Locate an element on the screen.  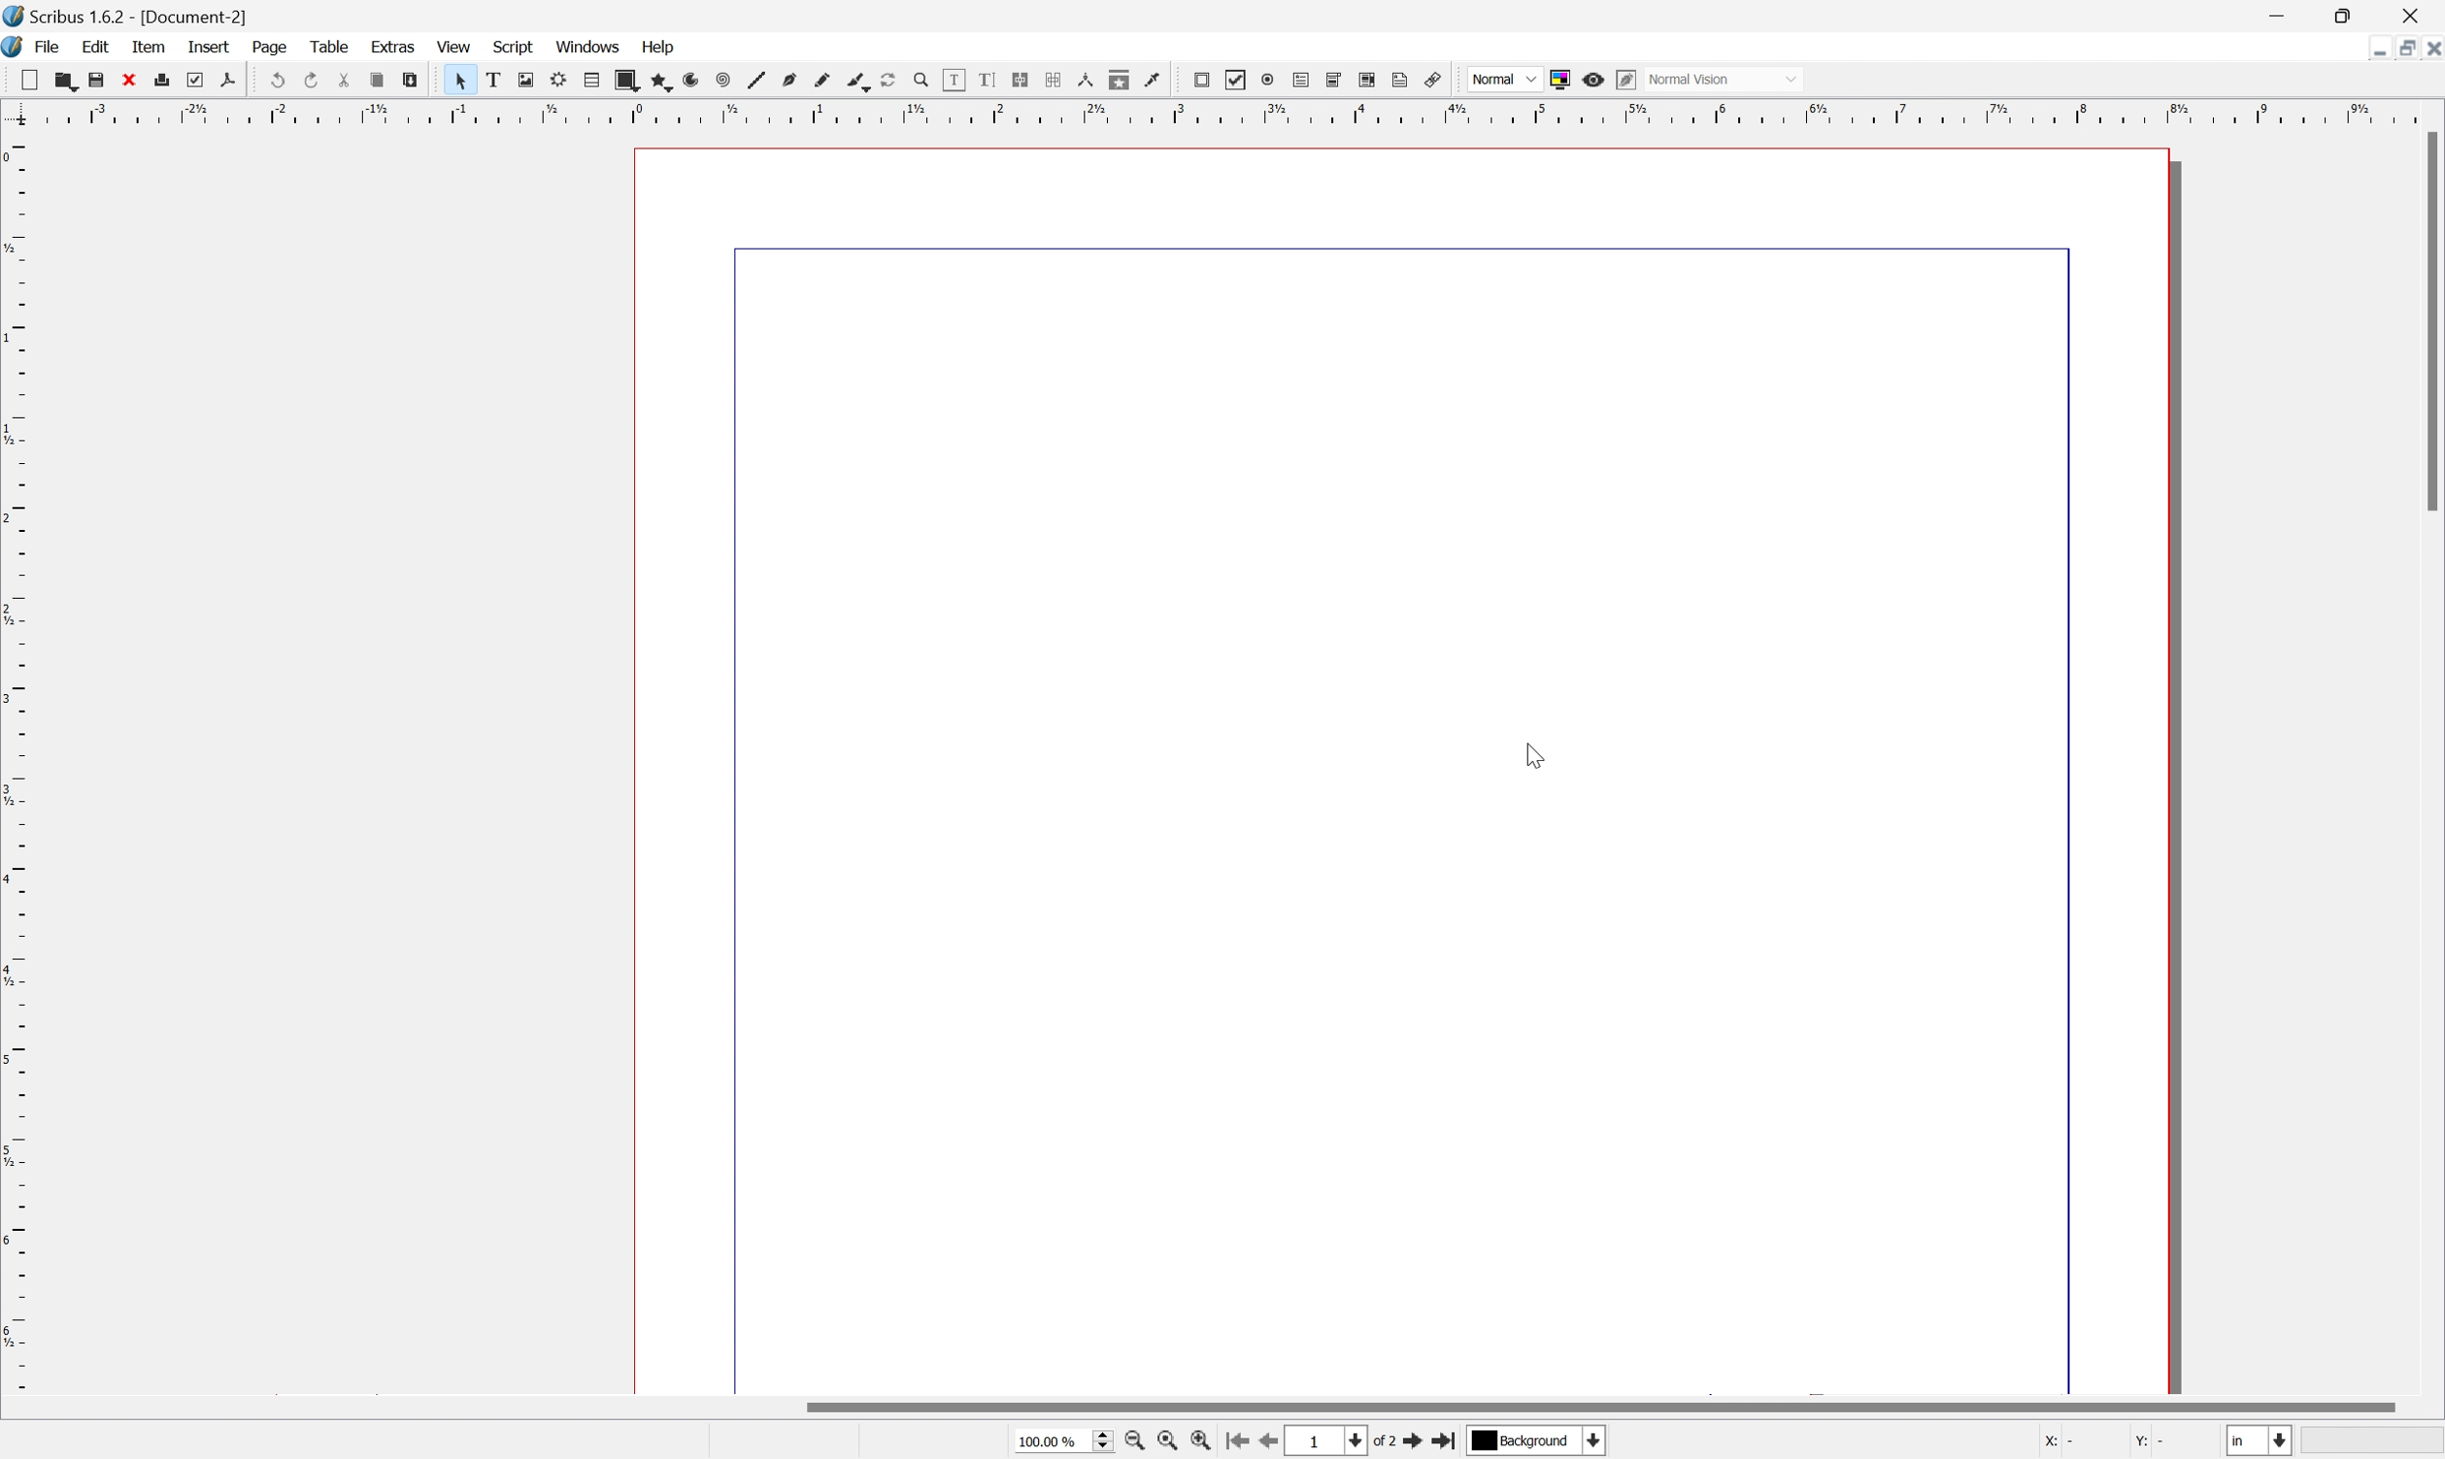
Save as PDF is located at coordinates (237, 81).